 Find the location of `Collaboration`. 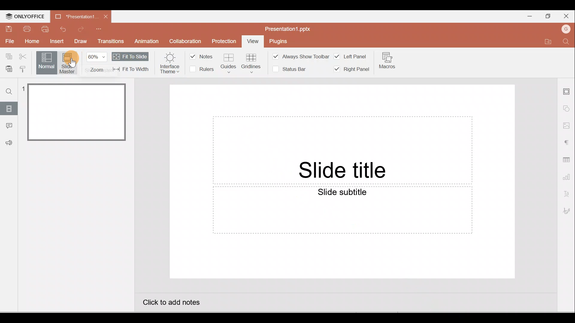

Collaboration is located at coordinates (189, 41).